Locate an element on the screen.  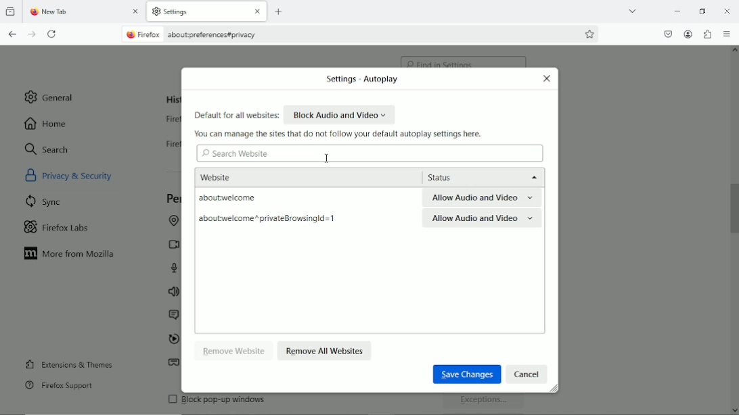
go forward is located at coordinates (32, 34).